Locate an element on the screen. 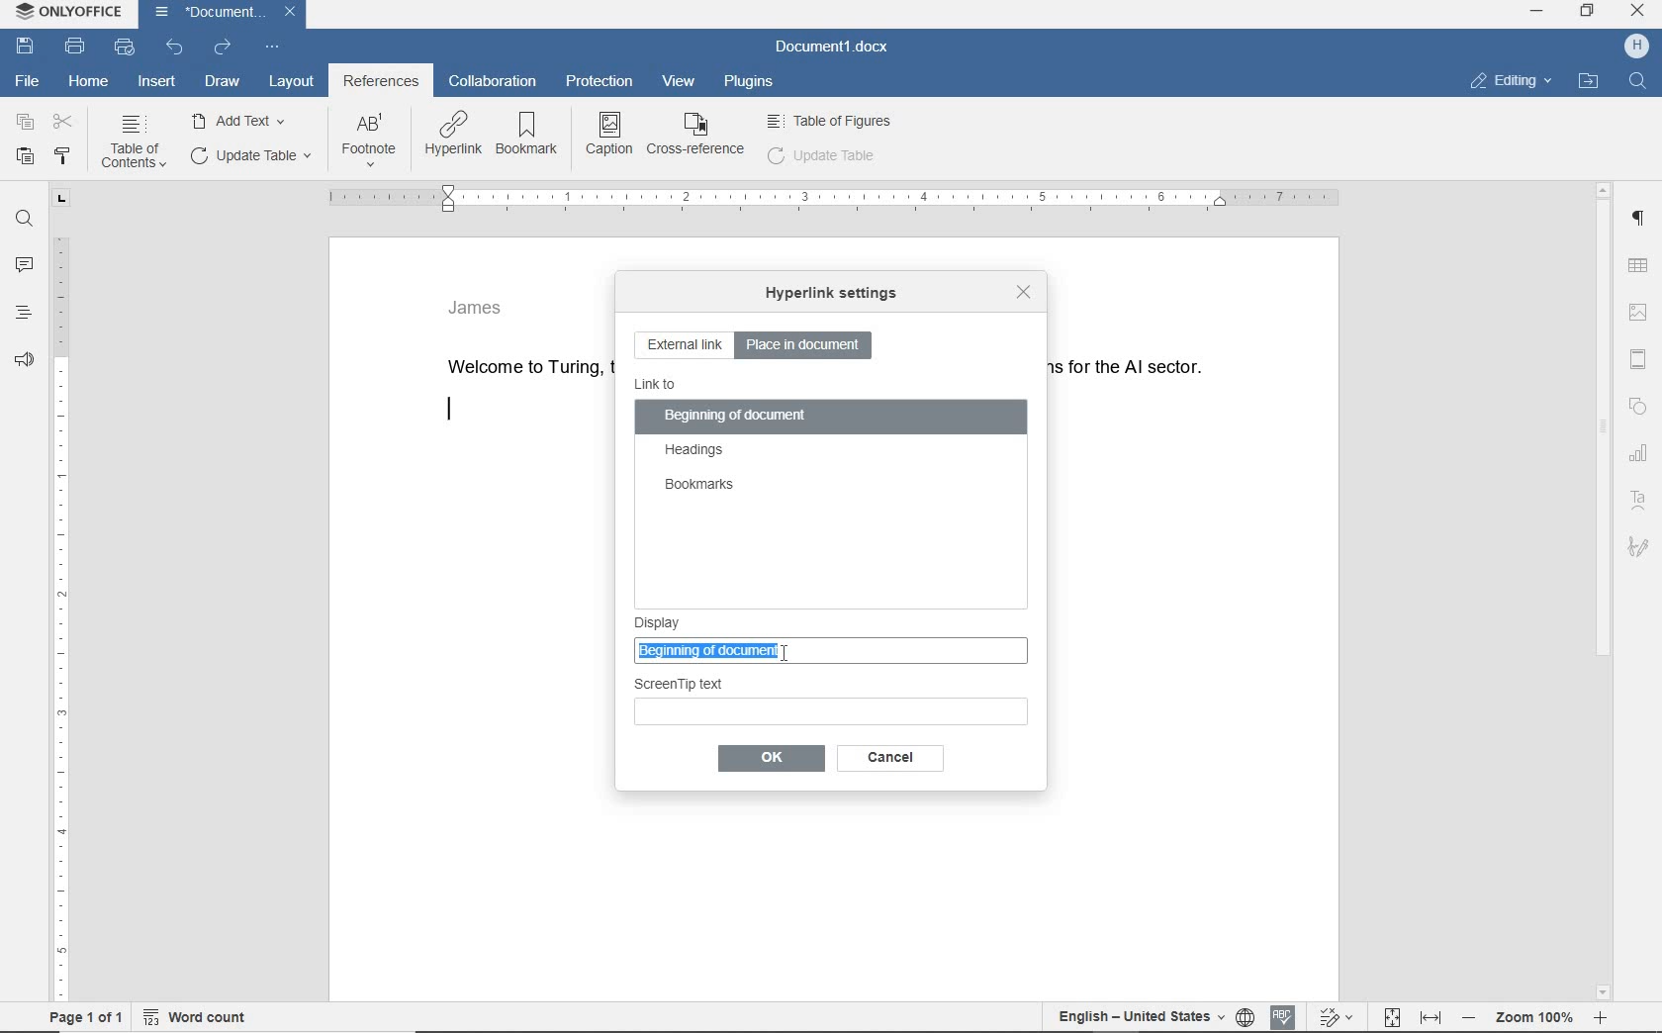 Image resolution: width=1662 pixels, height=1033 pixels. ok is located at coordinates (770, 759).